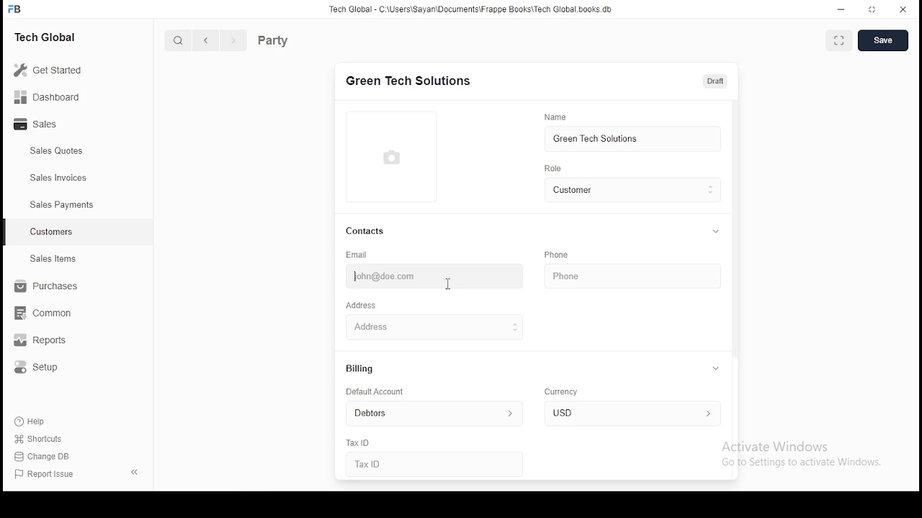 The height and width of the screenshot is (518, 922). I want to click on change DB, so click(44, 455).